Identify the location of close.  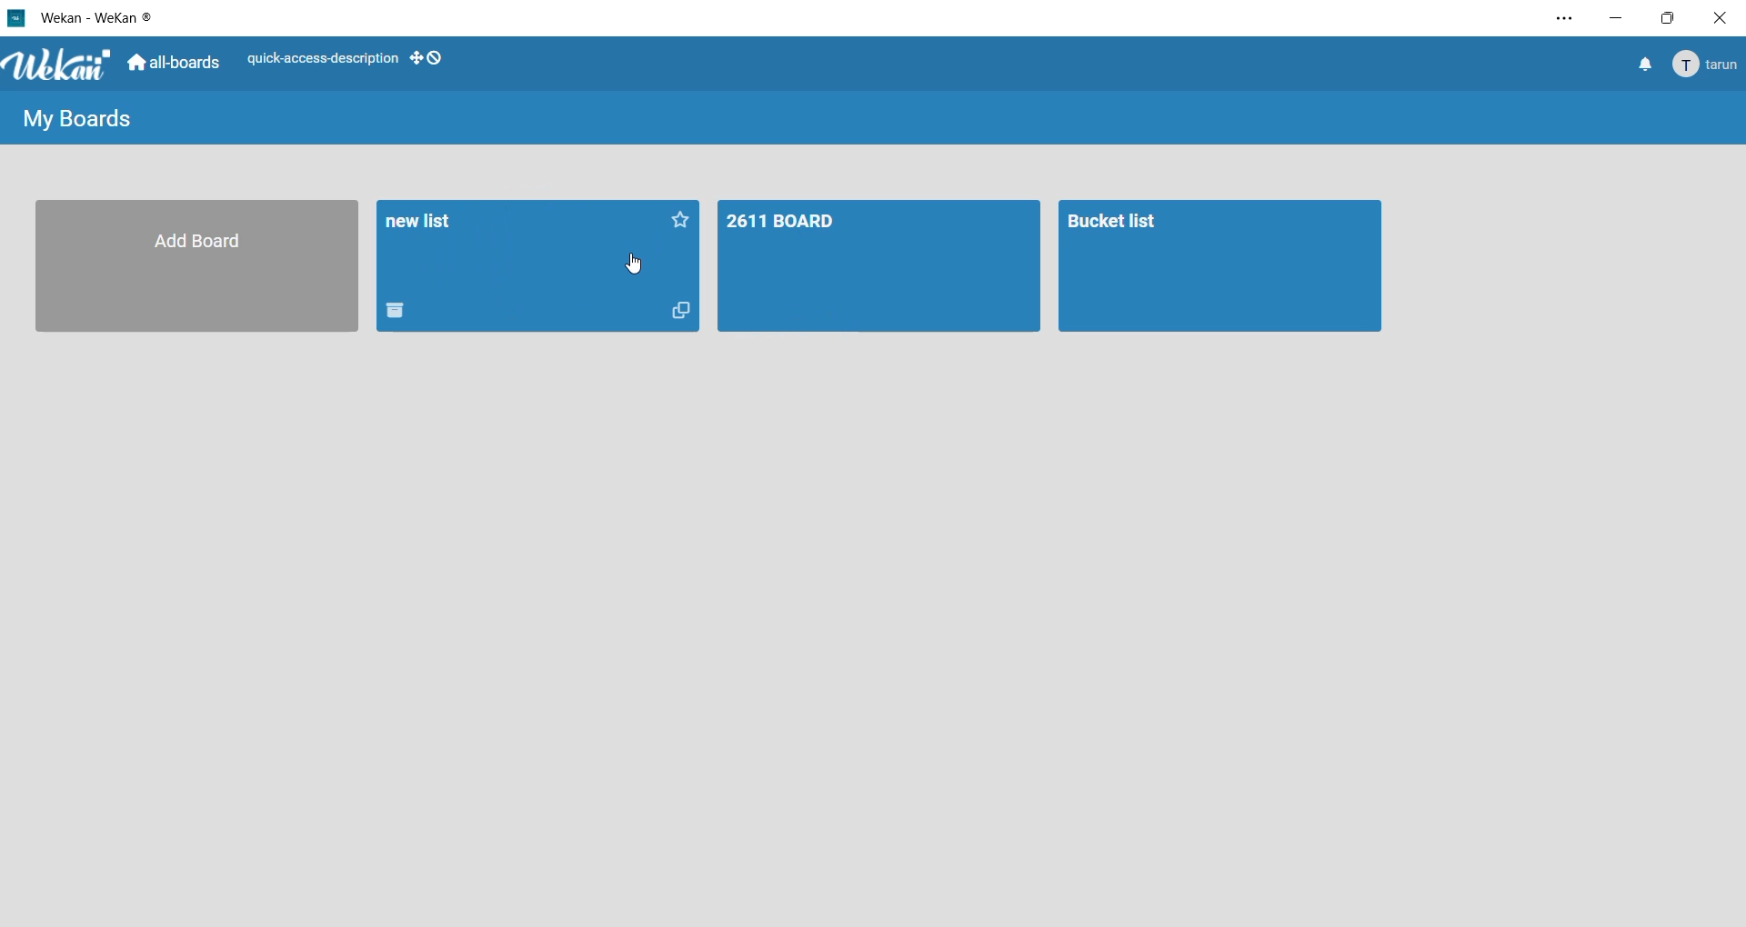
(1719, 18).